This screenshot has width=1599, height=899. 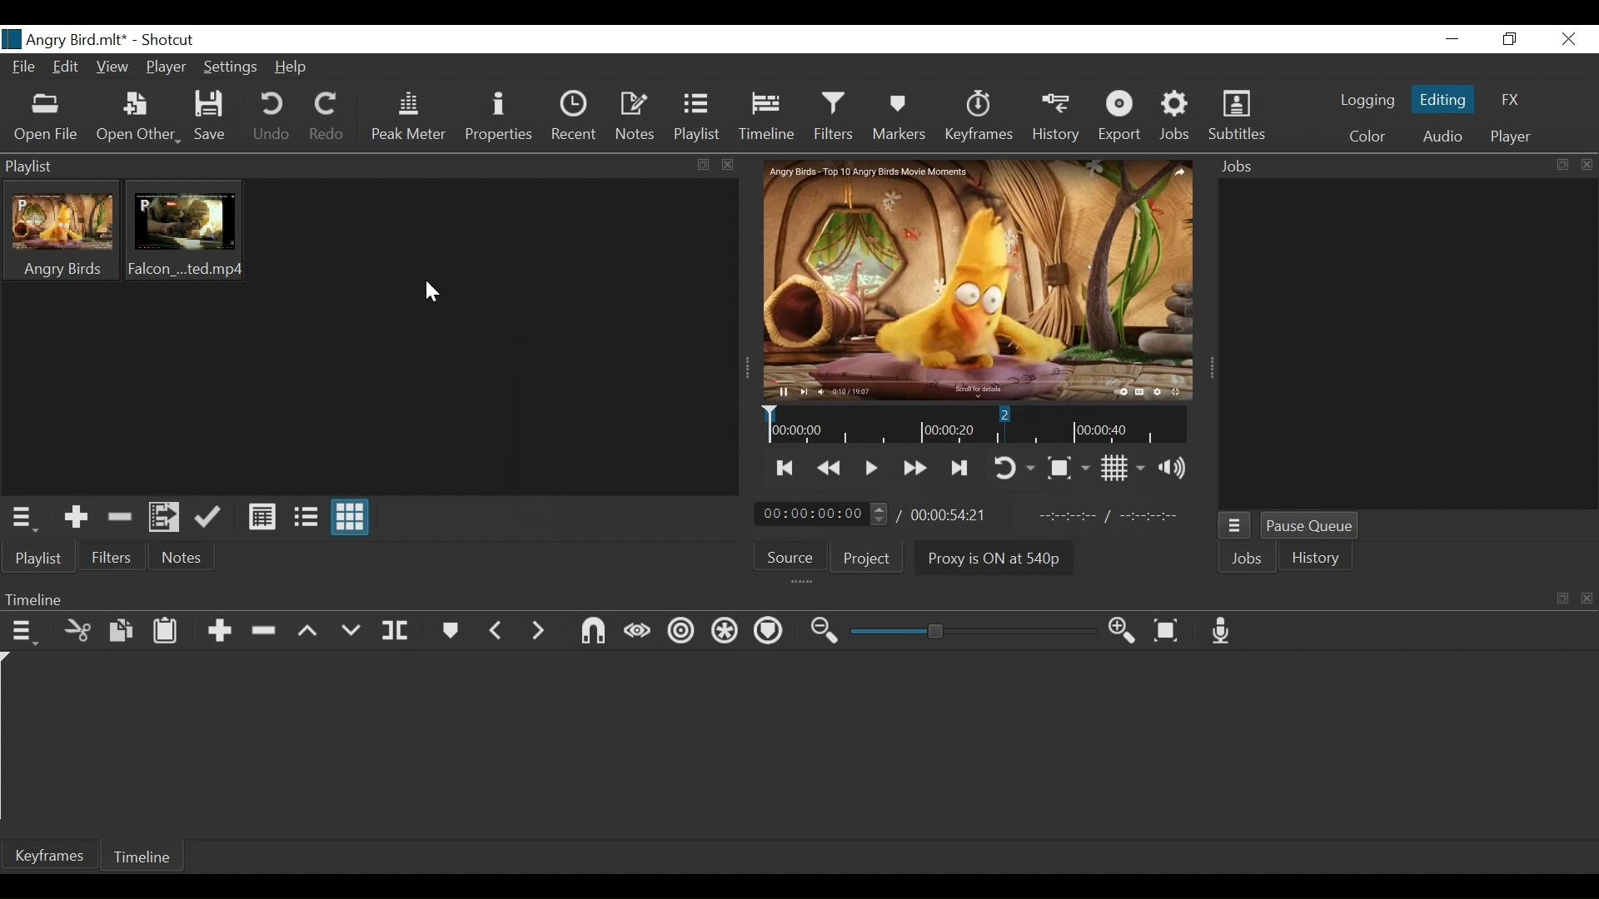 What do you see at coordinates (769, 632) in the screenshot?
I see `Ripple Marker` at bounding box center [769, 632].